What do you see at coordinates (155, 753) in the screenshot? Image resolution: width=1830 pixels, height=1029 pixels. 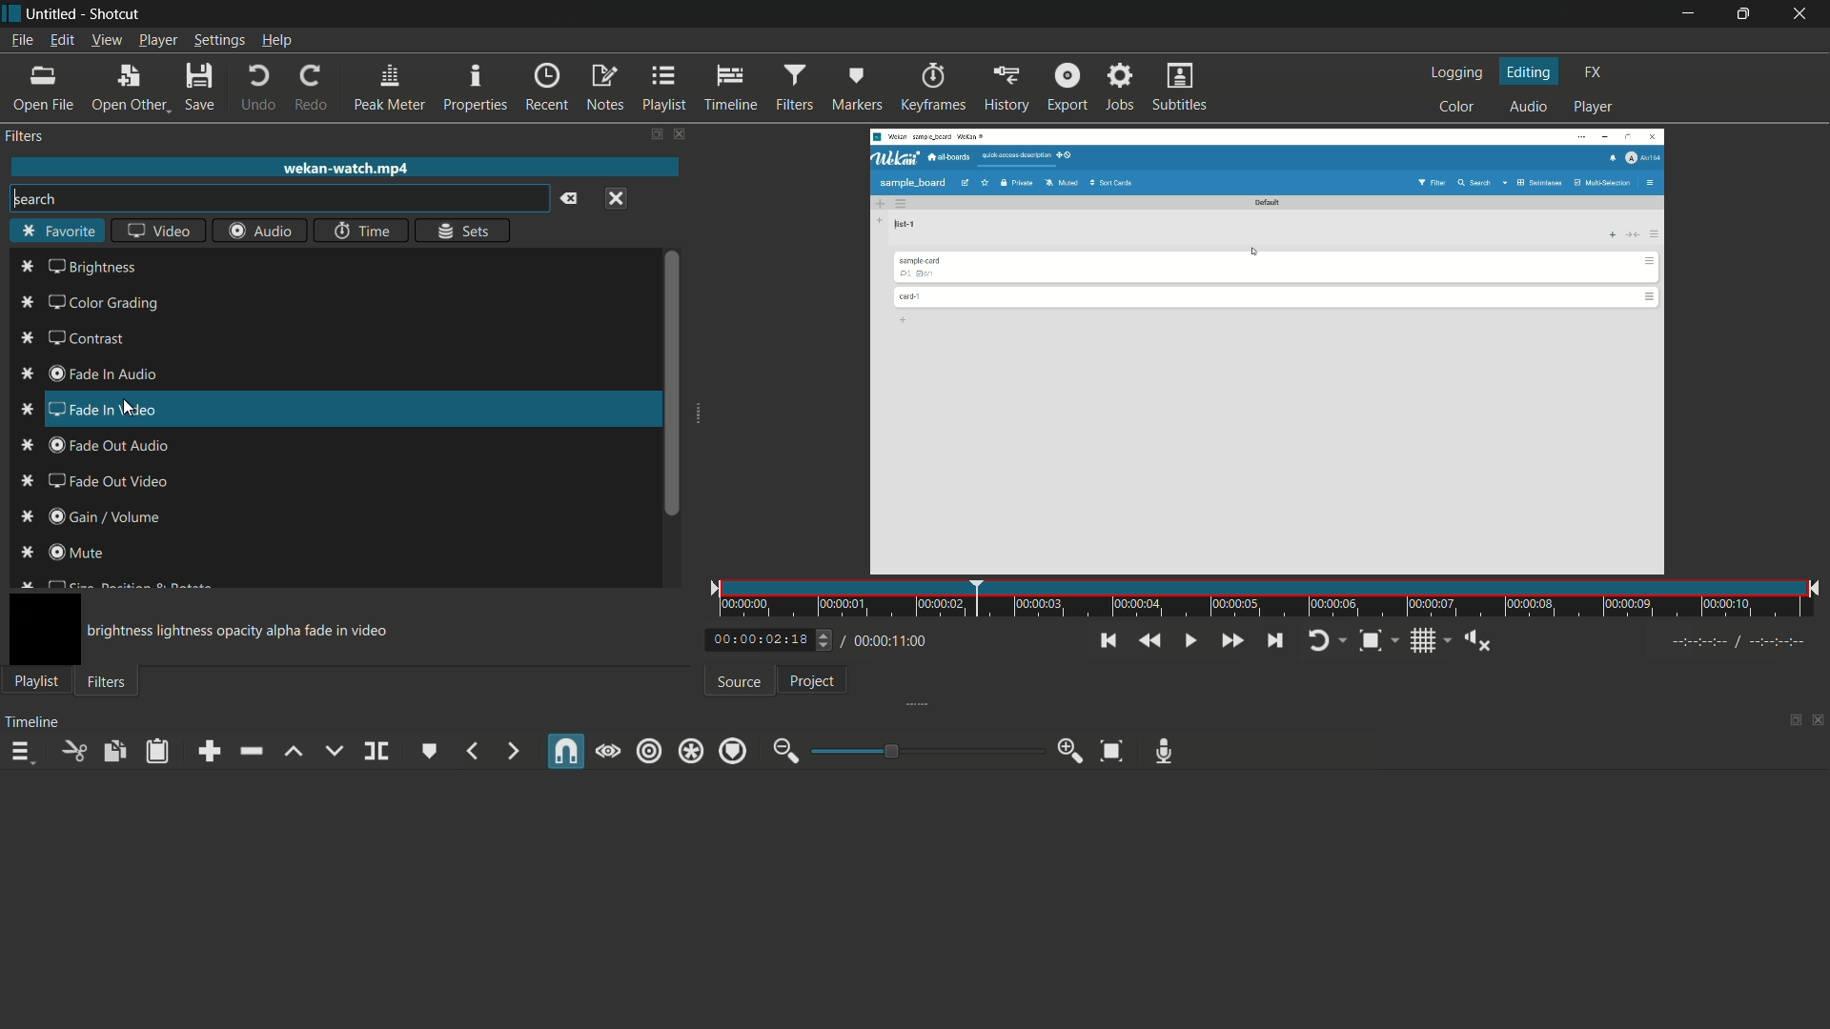 I see `paste` at bounding box center [155, 753].